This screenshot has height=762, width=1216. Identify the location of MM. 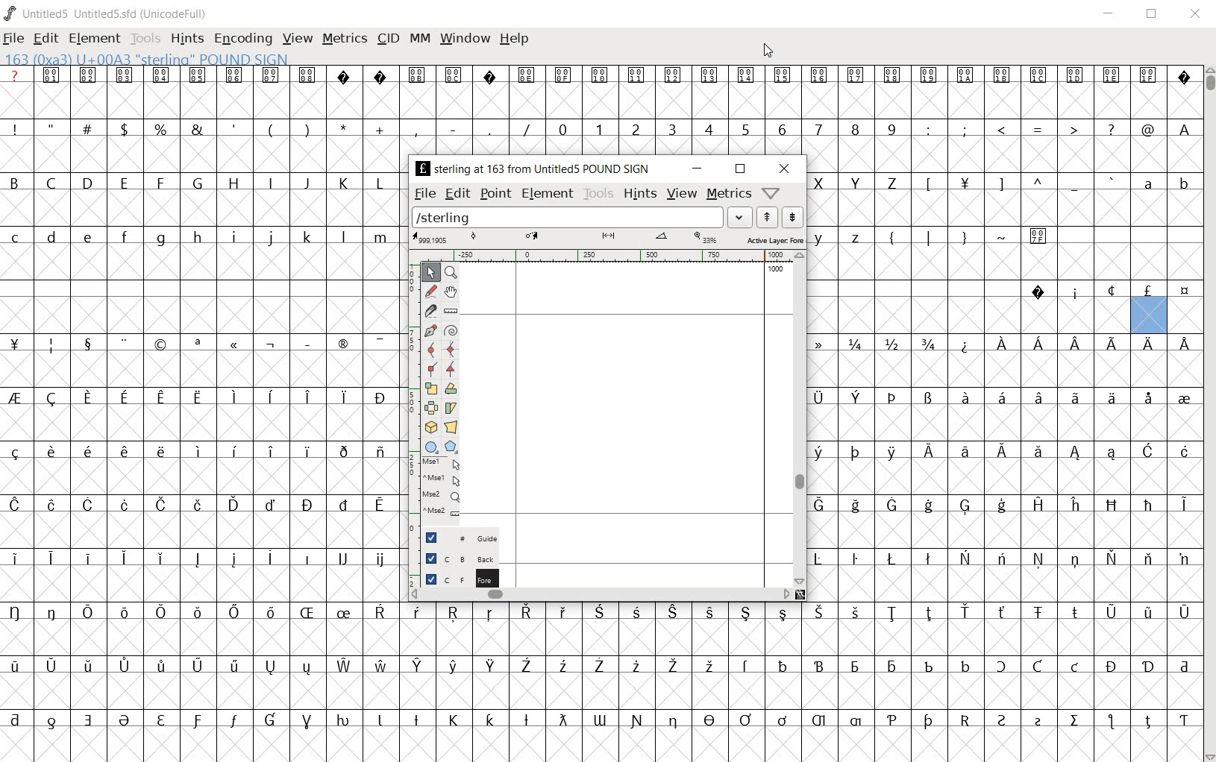
(421, 40).